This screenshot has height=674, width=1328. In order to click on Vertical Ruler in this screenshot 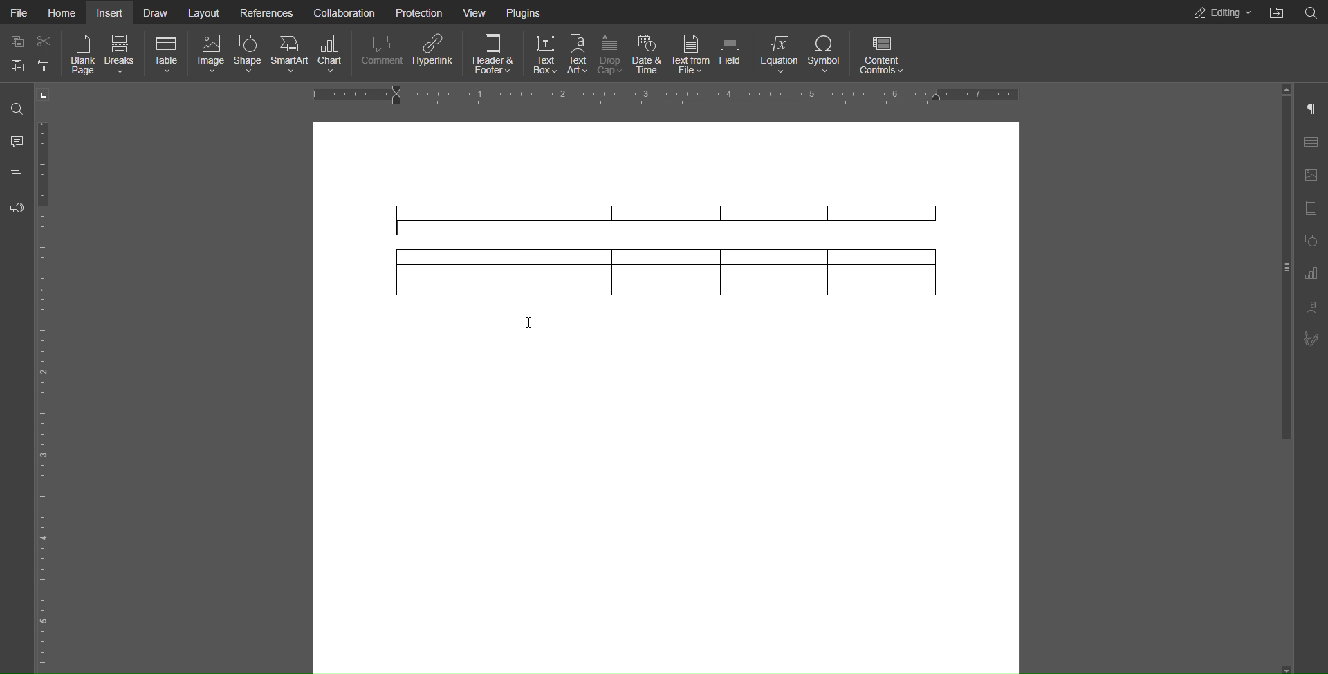, I will do `click(41, 393)`.